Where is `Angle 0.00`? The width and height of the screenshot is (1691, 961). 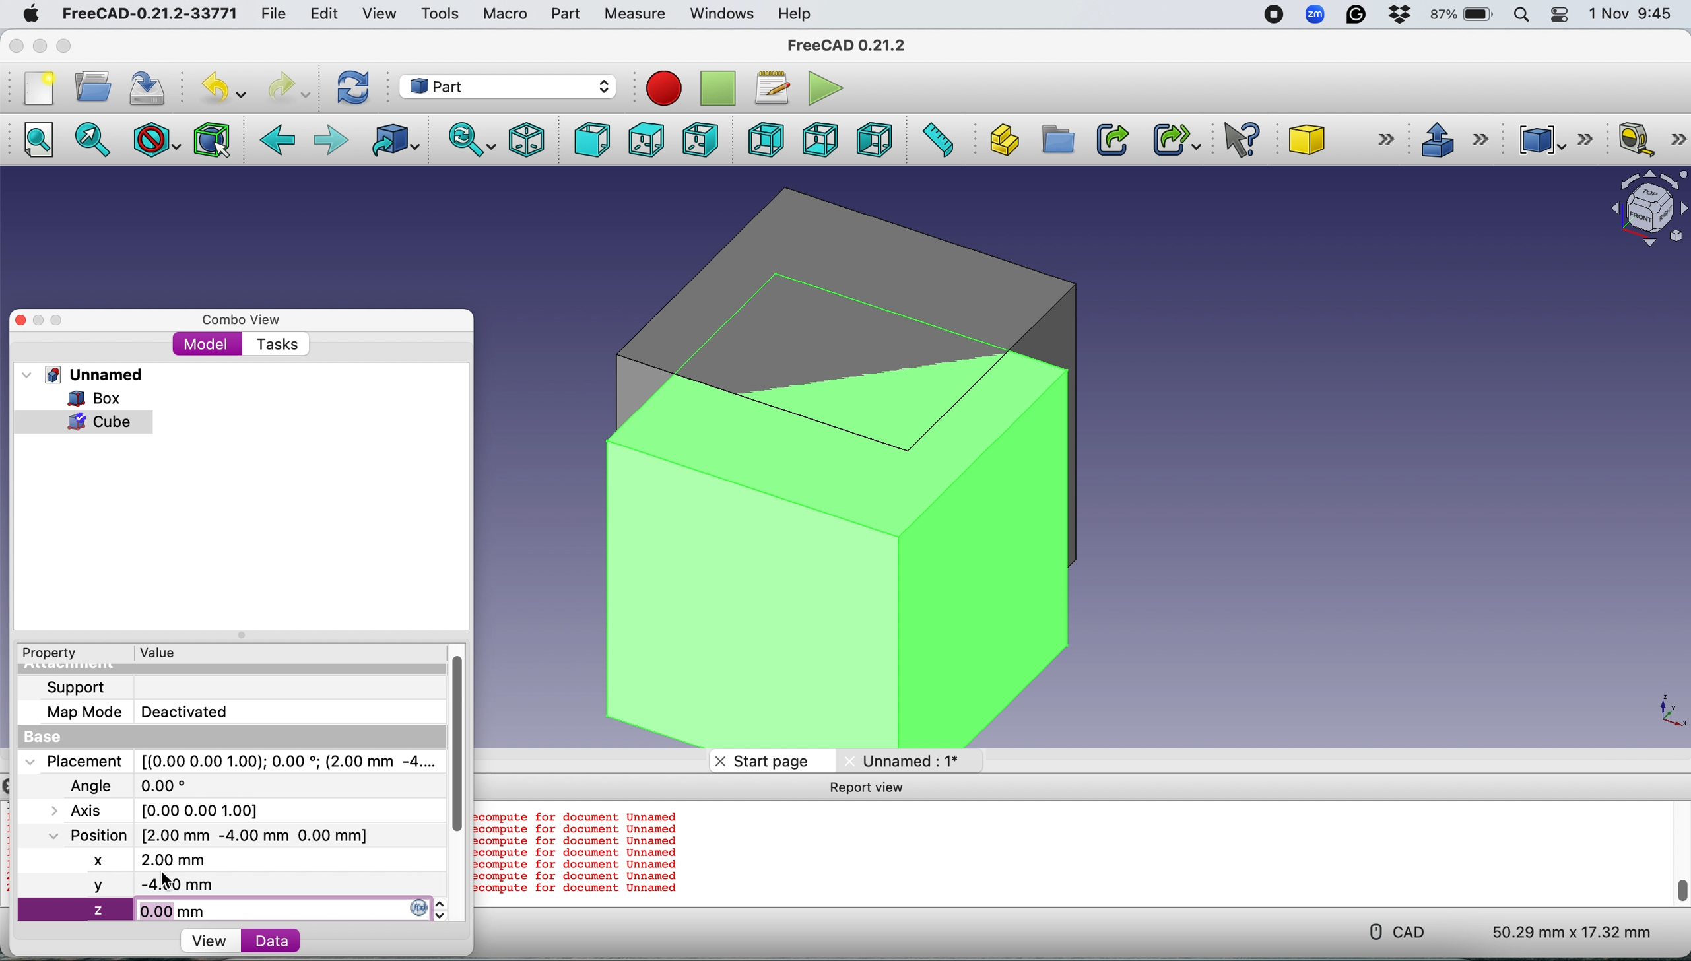 Angle 0.00 is located at coordinates (138, 787).